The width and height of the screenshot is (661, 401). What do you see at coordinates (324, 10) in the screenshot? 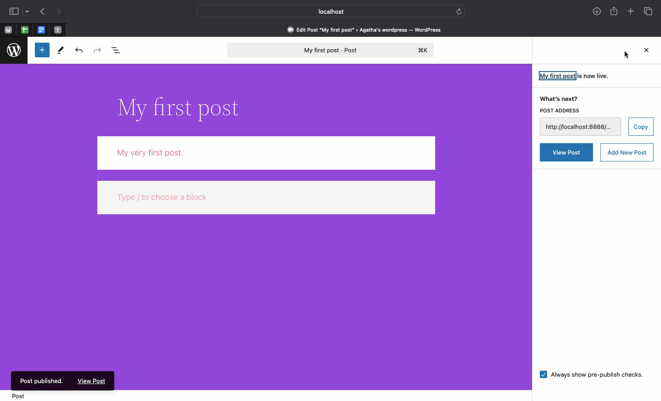
I see `Local host` at bounding box center [324, 10].